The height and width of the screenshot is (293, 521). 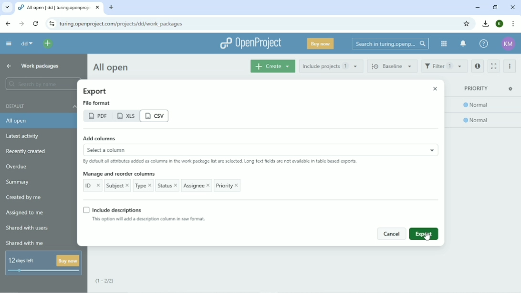 What do you see at coordinates (149, 220) in the screenshot?
I see `This option will add a description column in new format` at bounding box center [149, 220].